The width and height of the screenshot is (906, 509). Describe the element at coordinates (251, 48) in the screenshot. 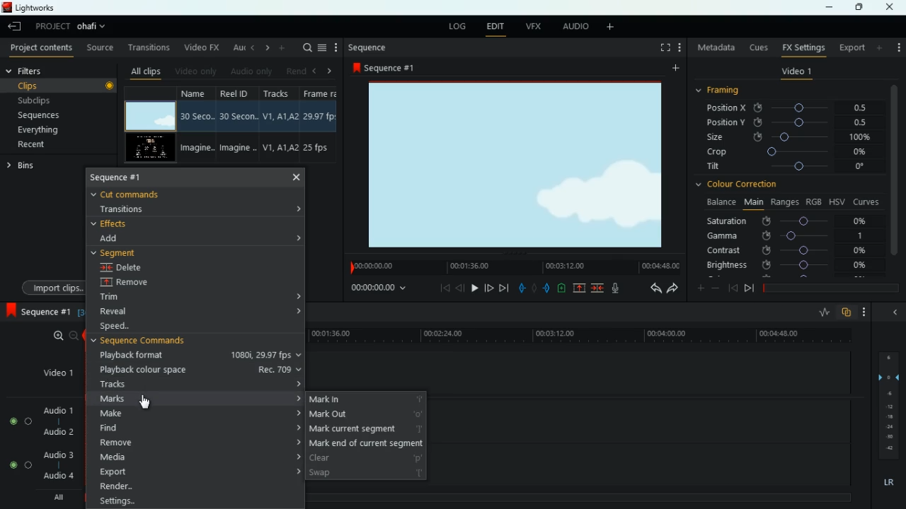

I see `left` at that location.